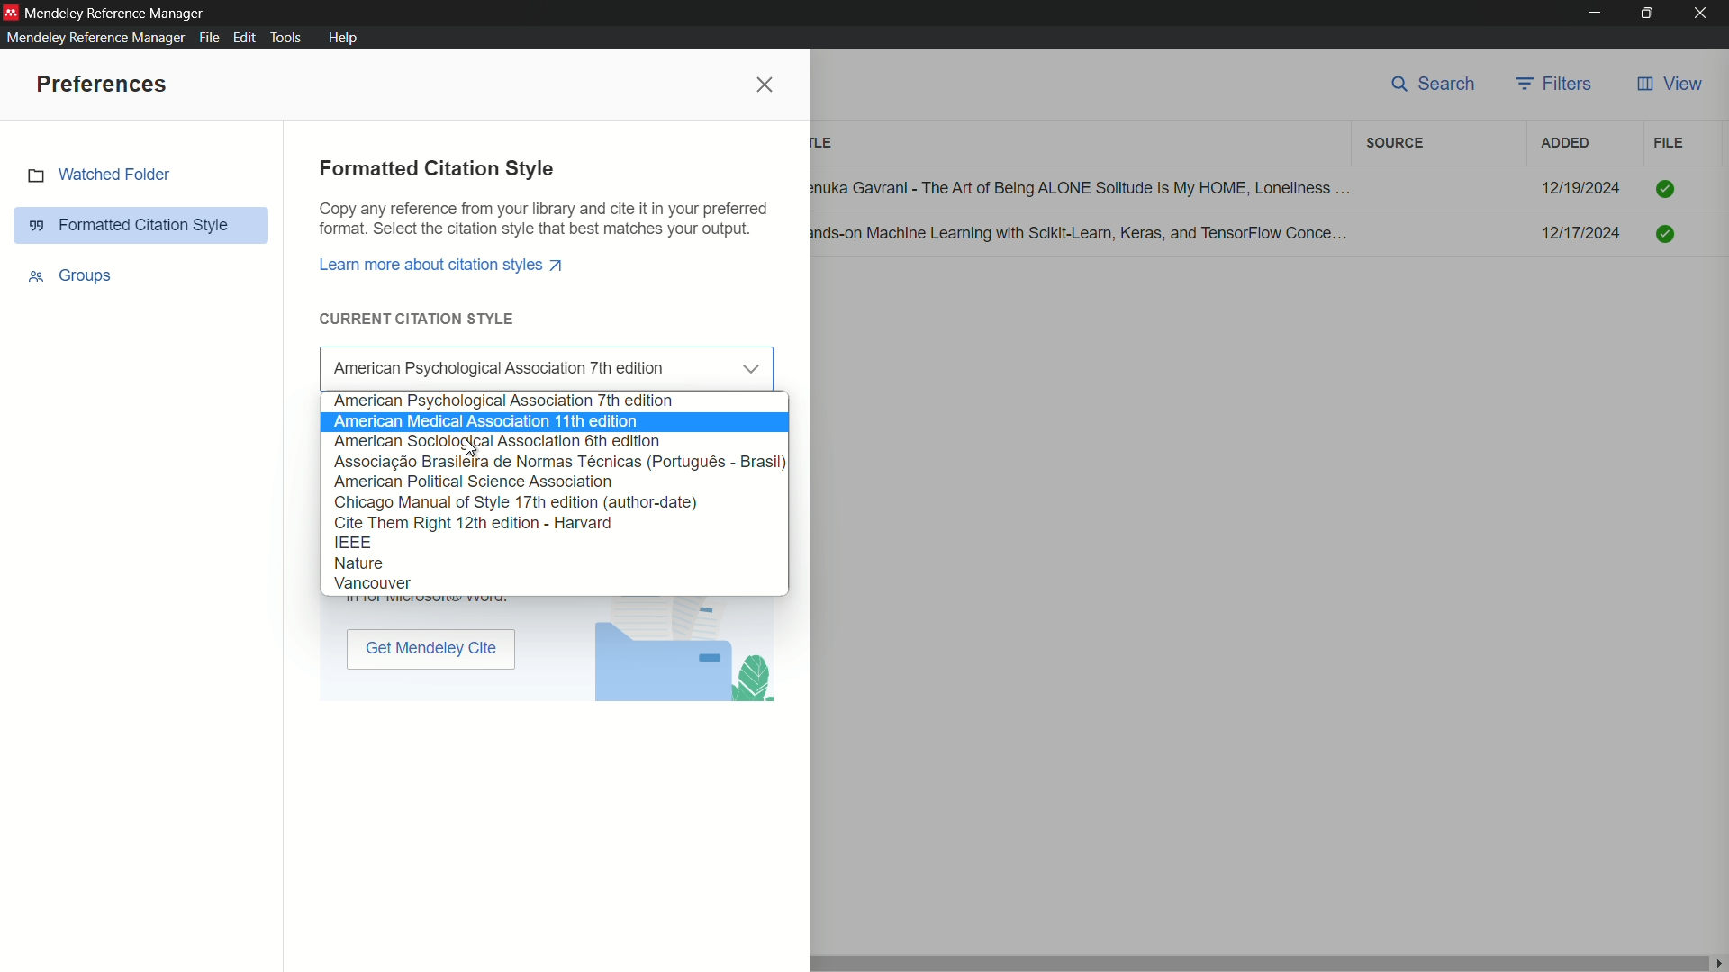 This screenshot has width=1729, height=972. What do you see at coordinates (545, 220) in the screenshot?
I see `Copy any reference from your library and cite it in your preferred format. Select the citation style that best matches your output` at bounding box center [545, 220].